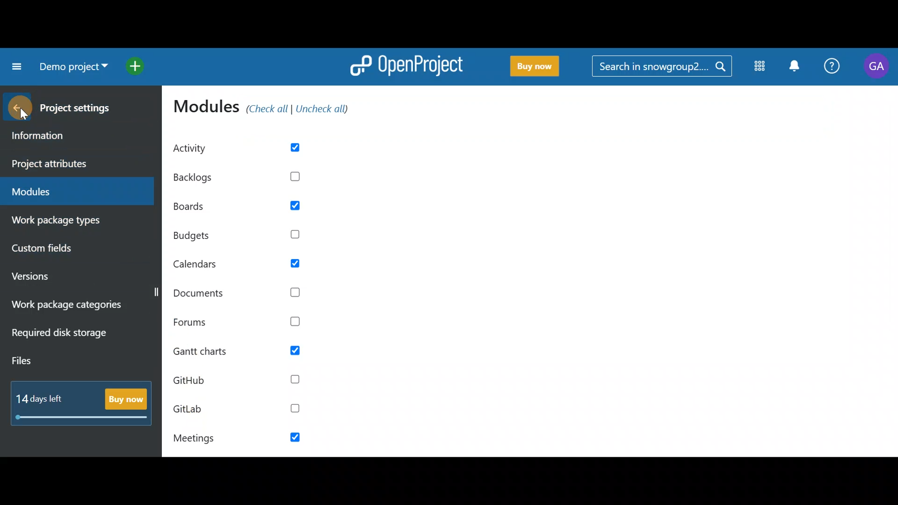 Image resolution: width=898 pixels, height=505 pixels. Describe the element at coordinates (71, 192) in the screenshot. I see `Modules` at that location.